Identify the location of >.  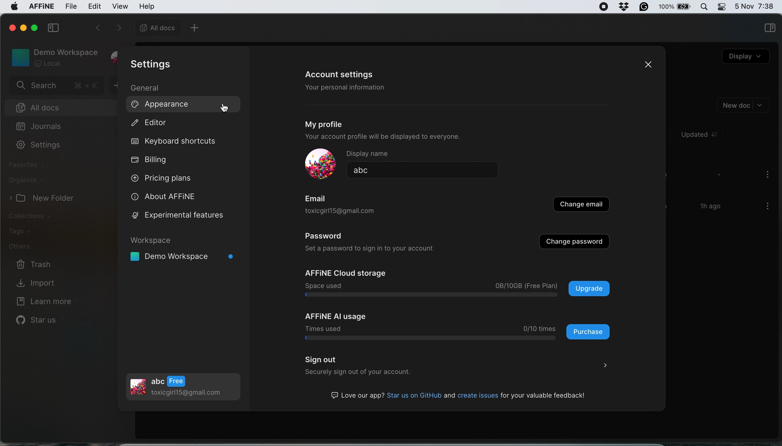
(604, 365).